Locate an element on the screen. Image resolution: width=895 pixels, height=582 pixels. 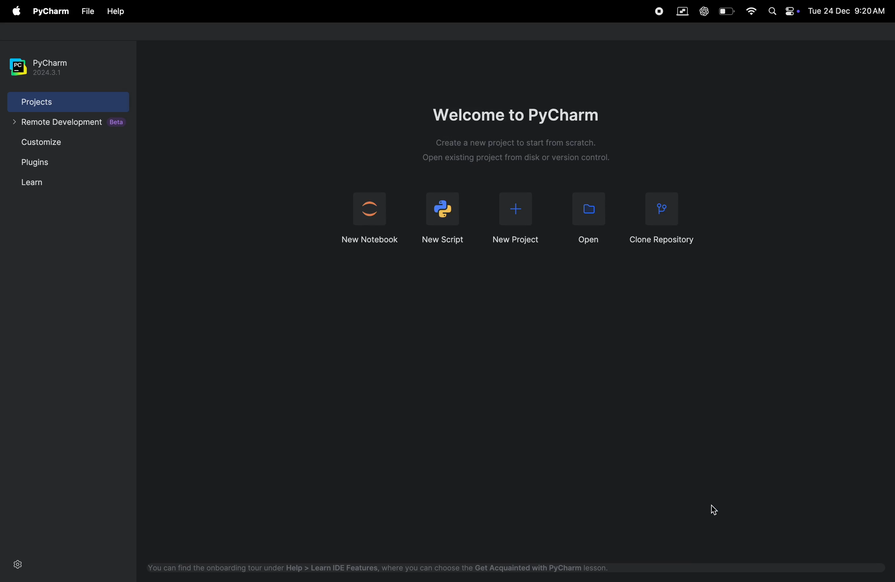
learn is located at coordinates (44, 182).